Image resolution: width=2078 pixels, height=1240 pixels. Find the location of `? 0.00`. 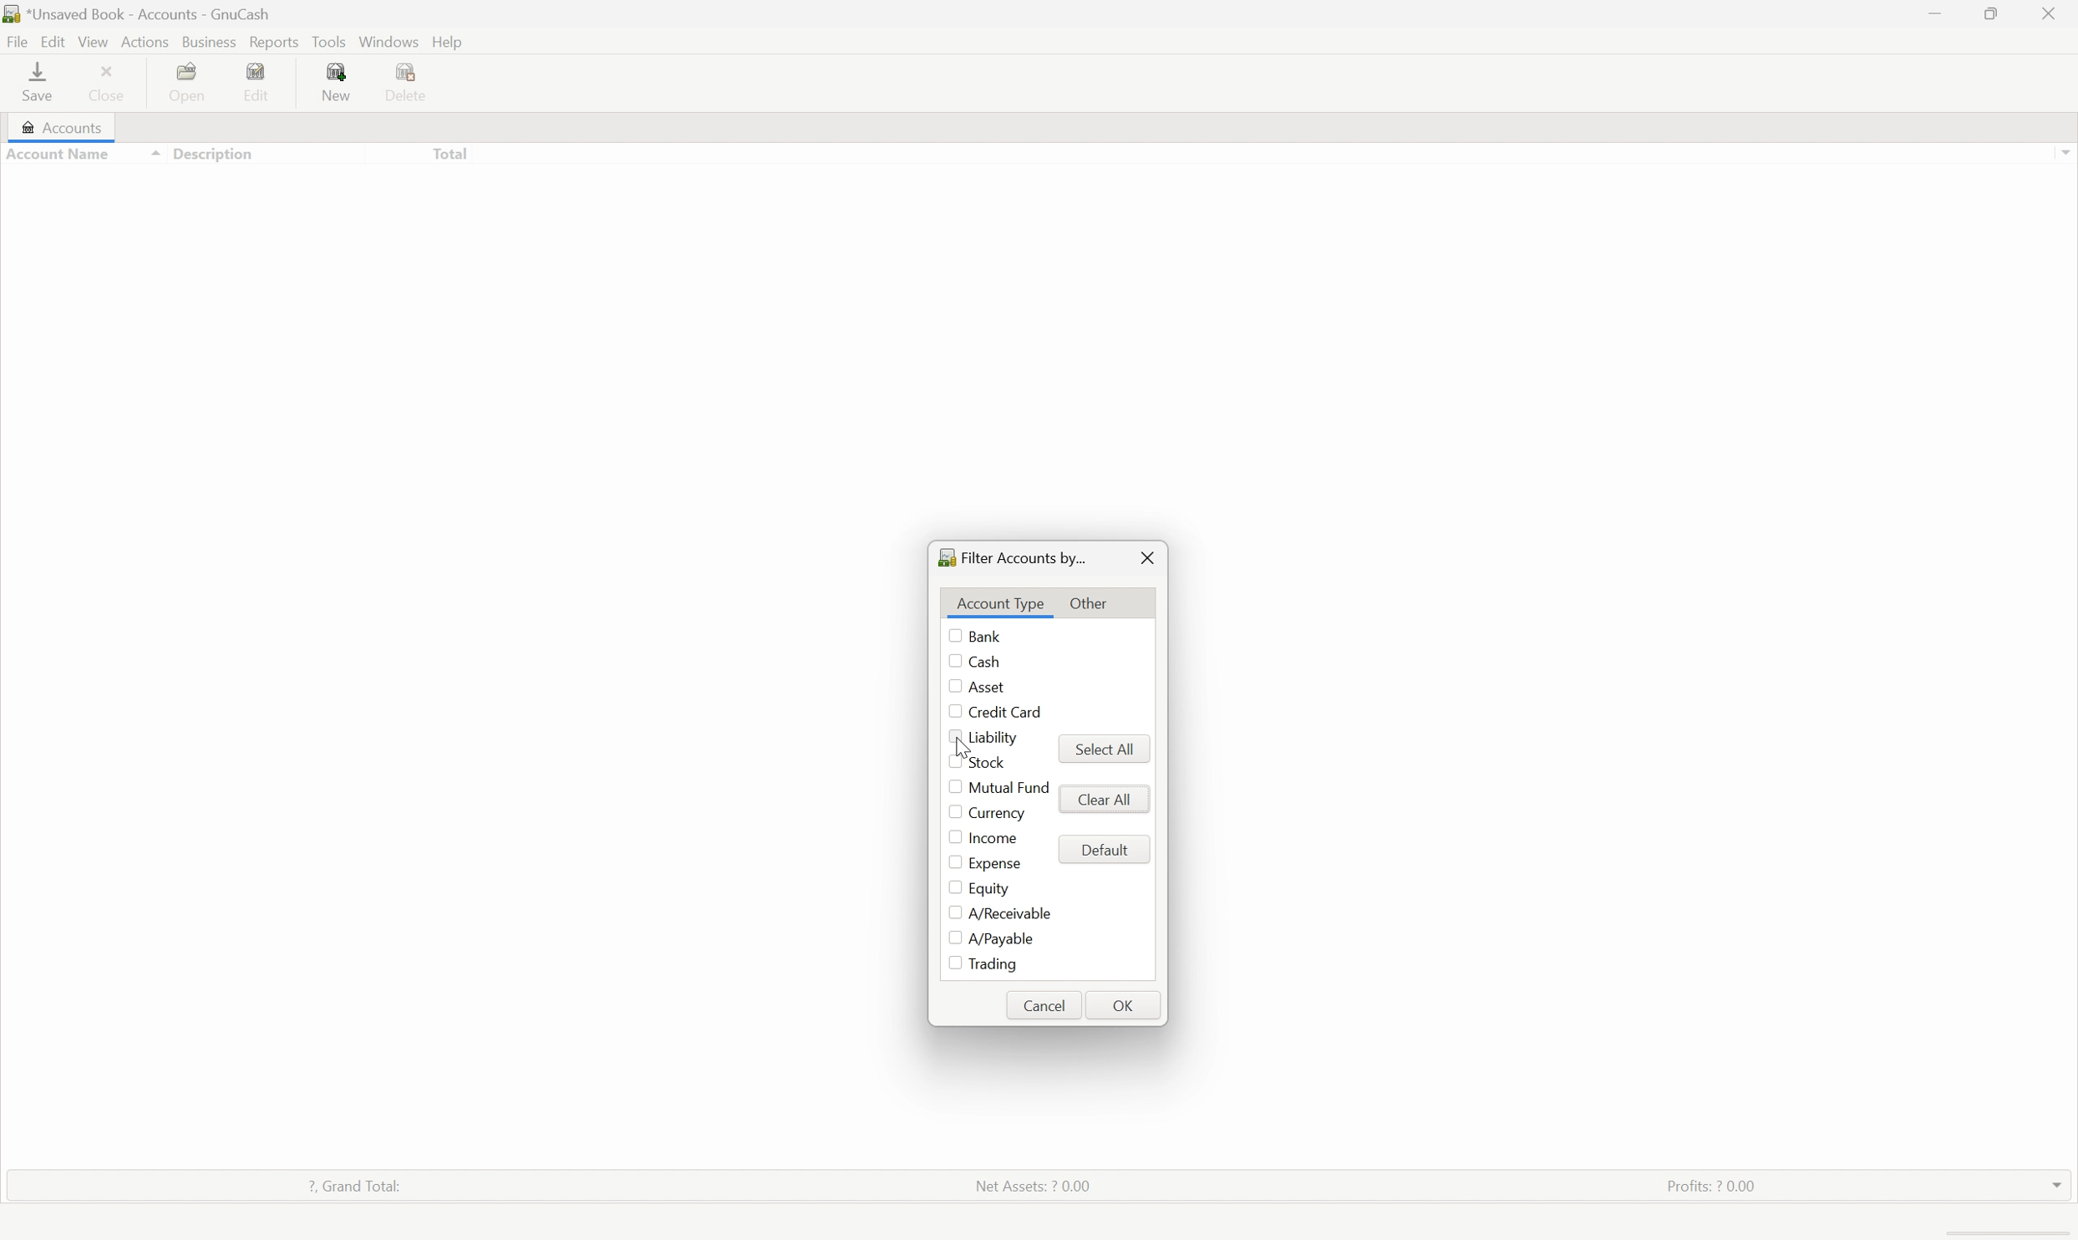

? 0.00 is located at coordinates (450, 227).